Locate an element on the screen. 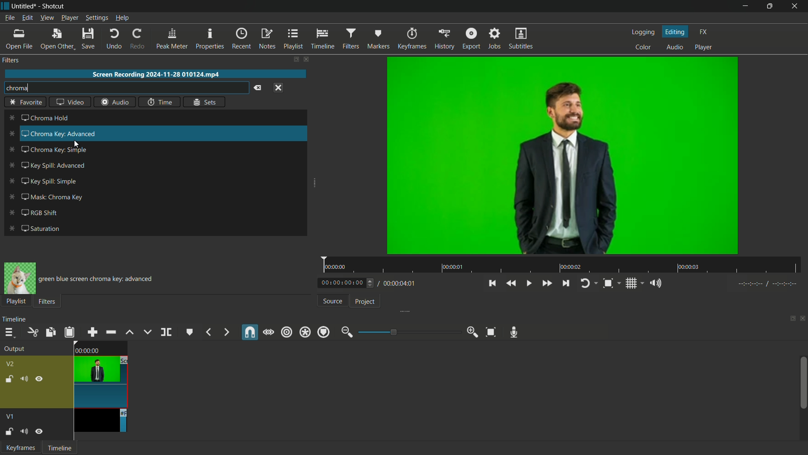 This screenshot has width=808, height=455. Maximize is located at coordinates (770, 6).